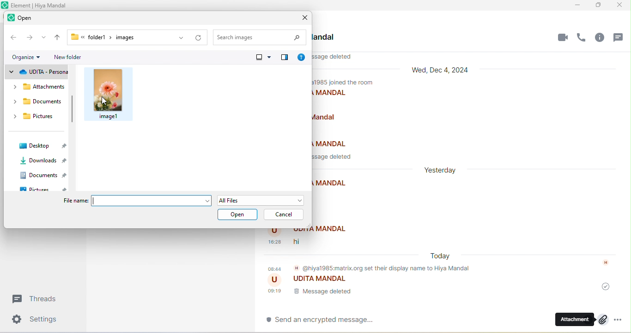 The height and width of the screenshot is (333, 631). Describe the element at coordinates (621, 39) in the screenshot. I see `threads` at that location.